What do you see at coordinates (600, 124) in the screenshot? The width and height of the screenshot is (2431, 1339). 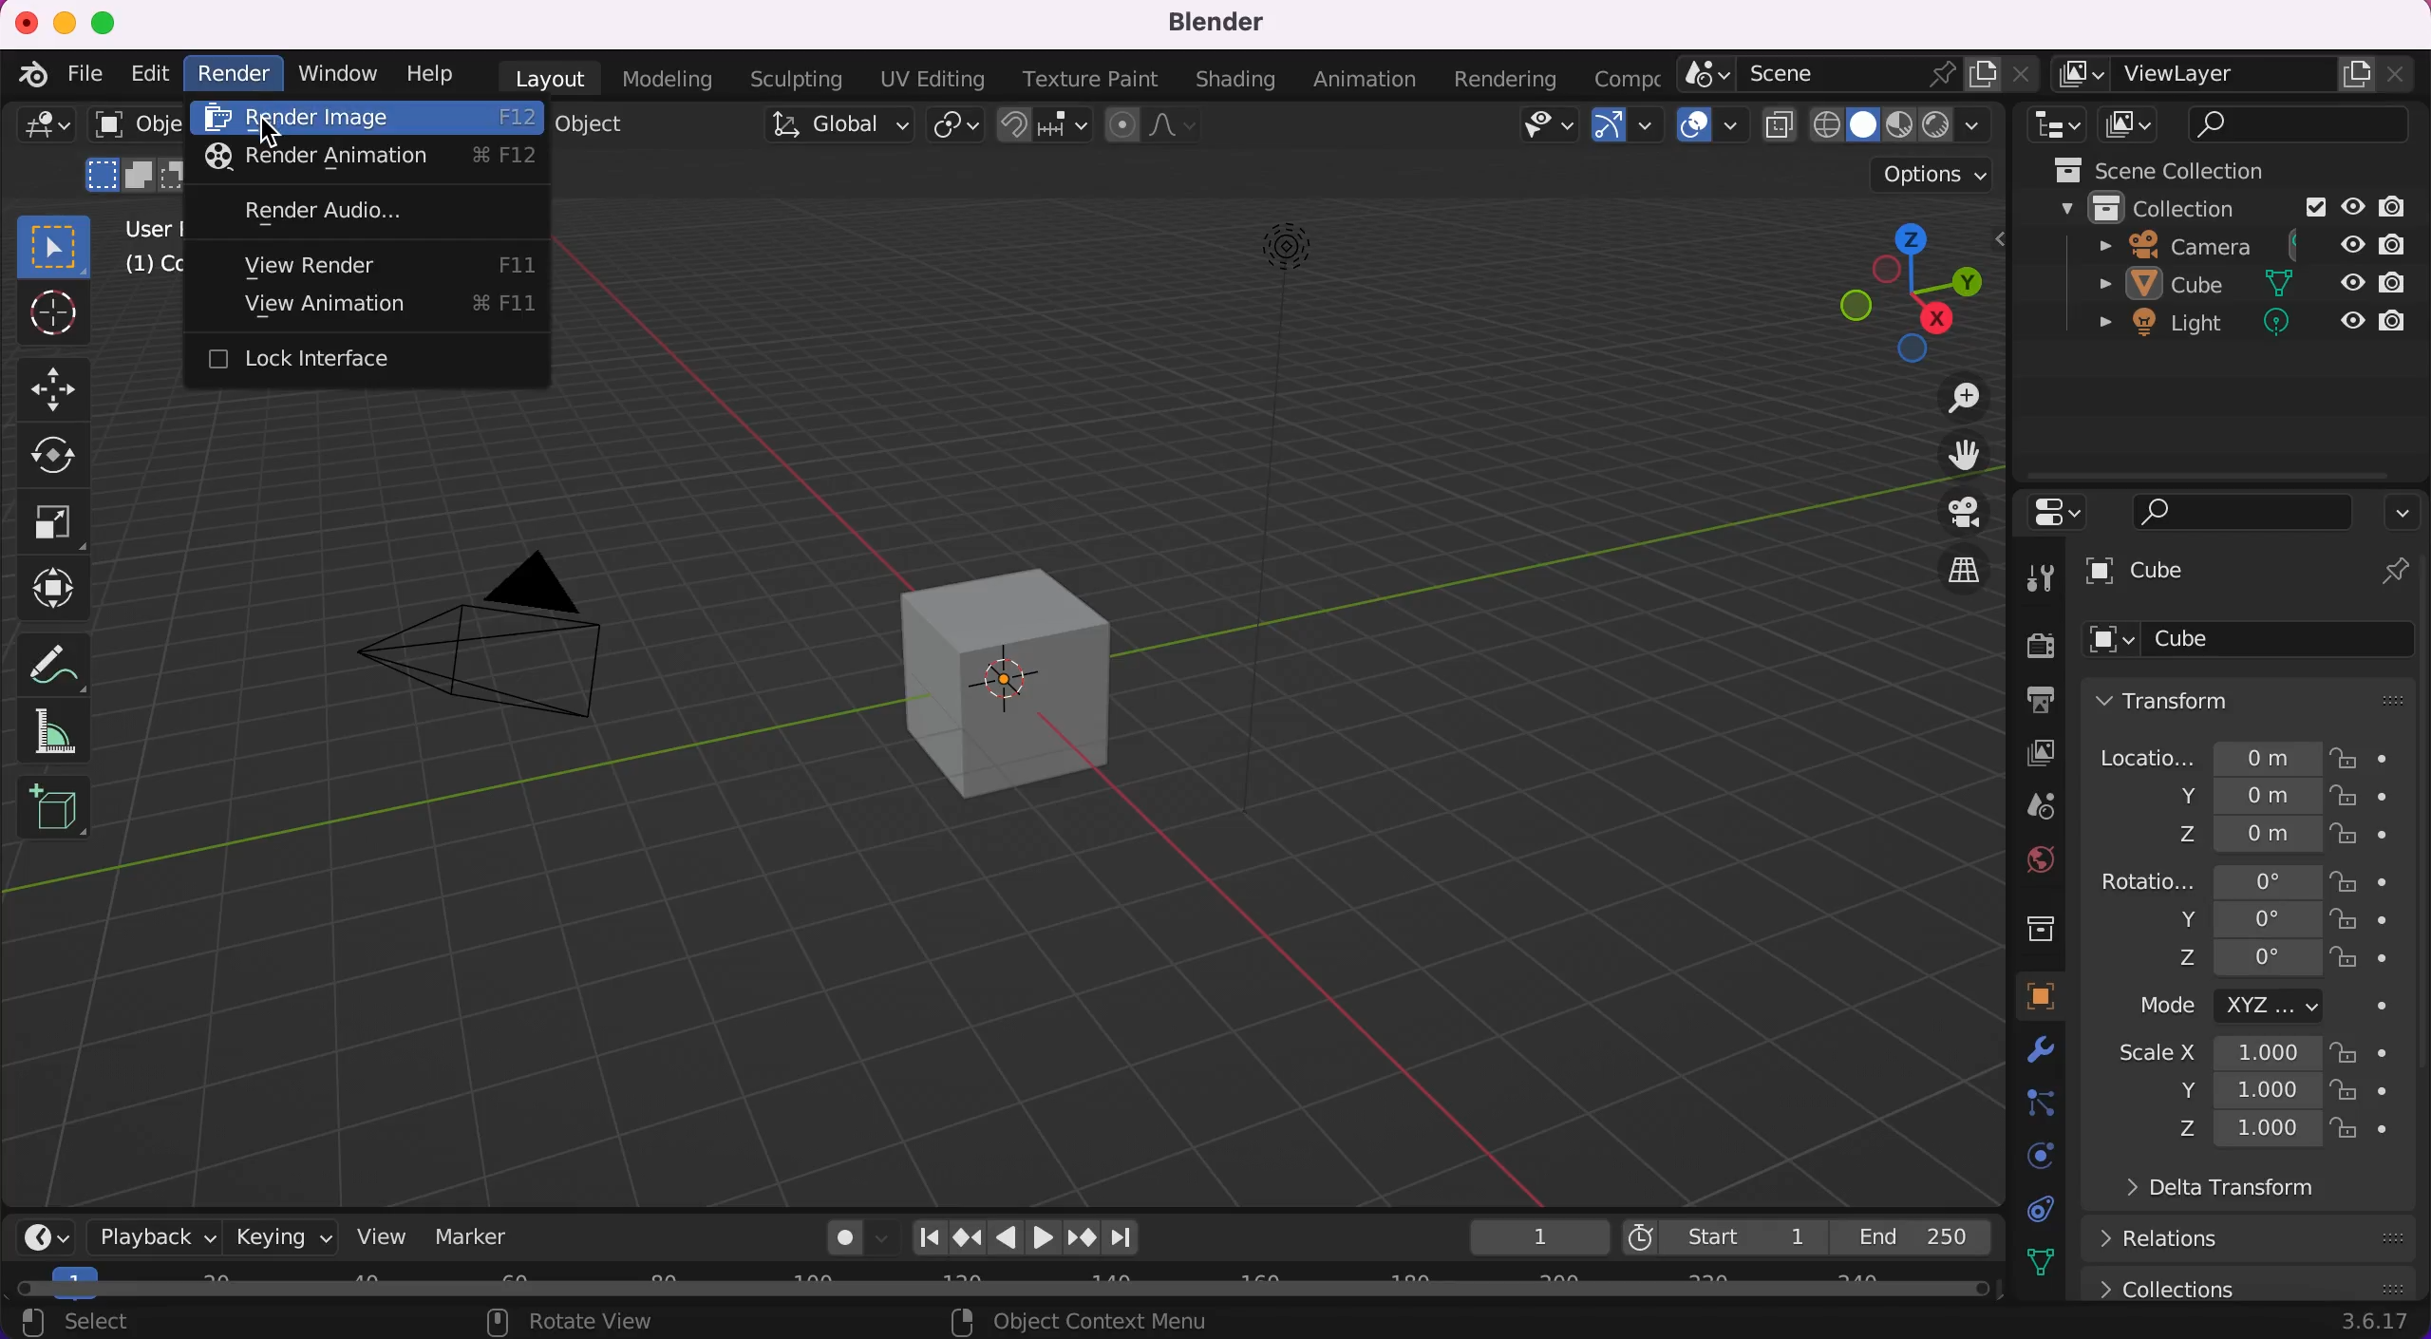 I see `object` at bounding box center [600, 124].